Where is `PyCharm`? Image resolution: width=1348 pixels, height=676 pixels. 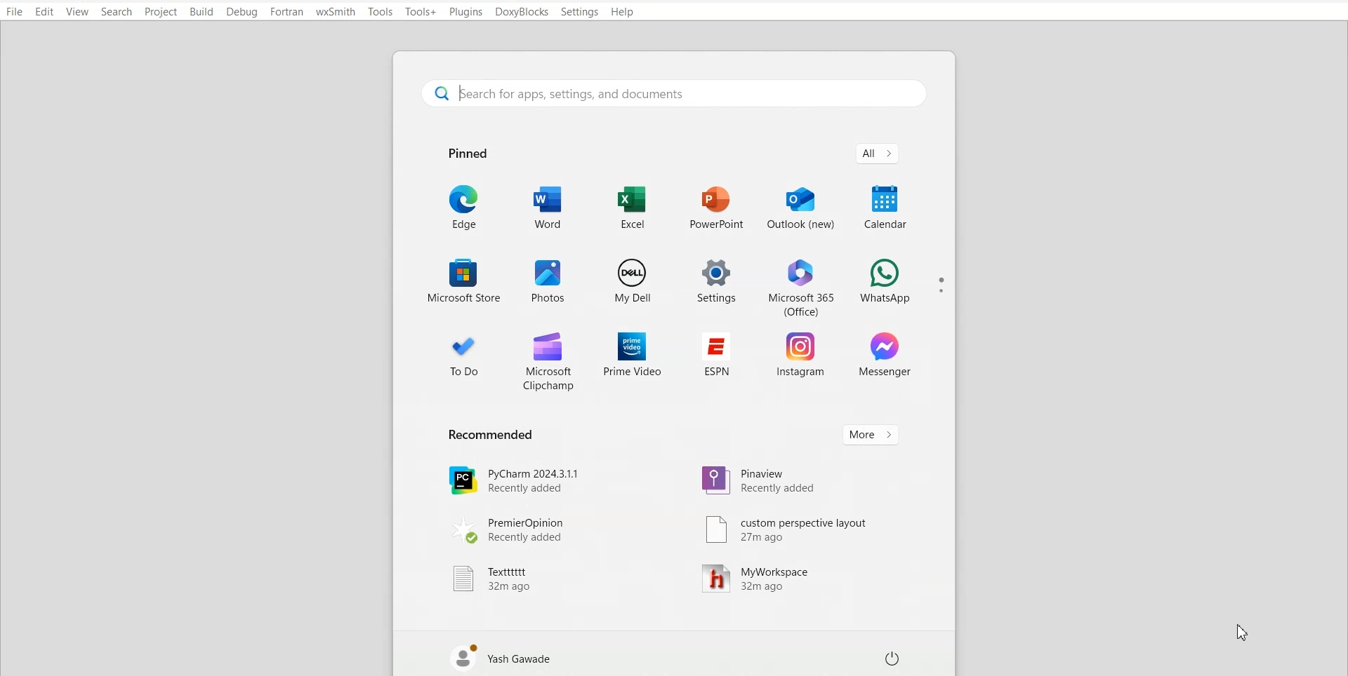 PyCharm is located at coordinates (514, 481).